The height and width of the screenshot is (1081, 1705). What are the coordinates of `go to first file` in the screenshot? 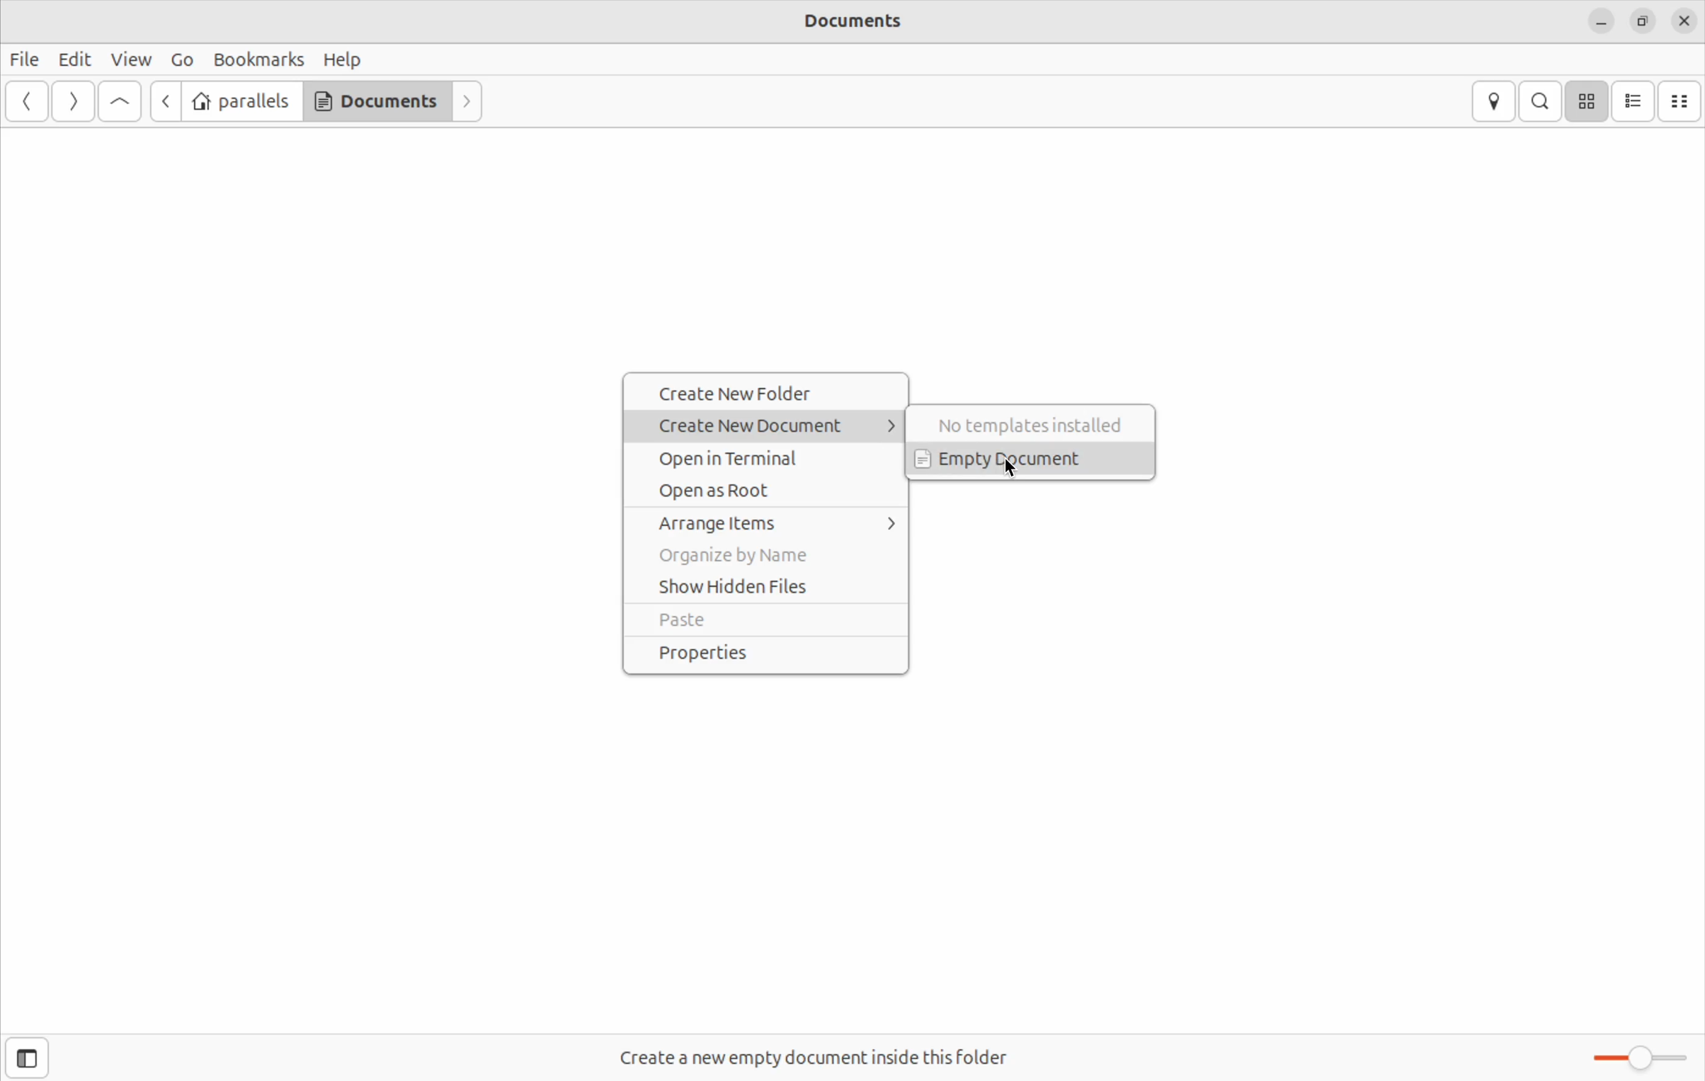 It's located at (120, 102).